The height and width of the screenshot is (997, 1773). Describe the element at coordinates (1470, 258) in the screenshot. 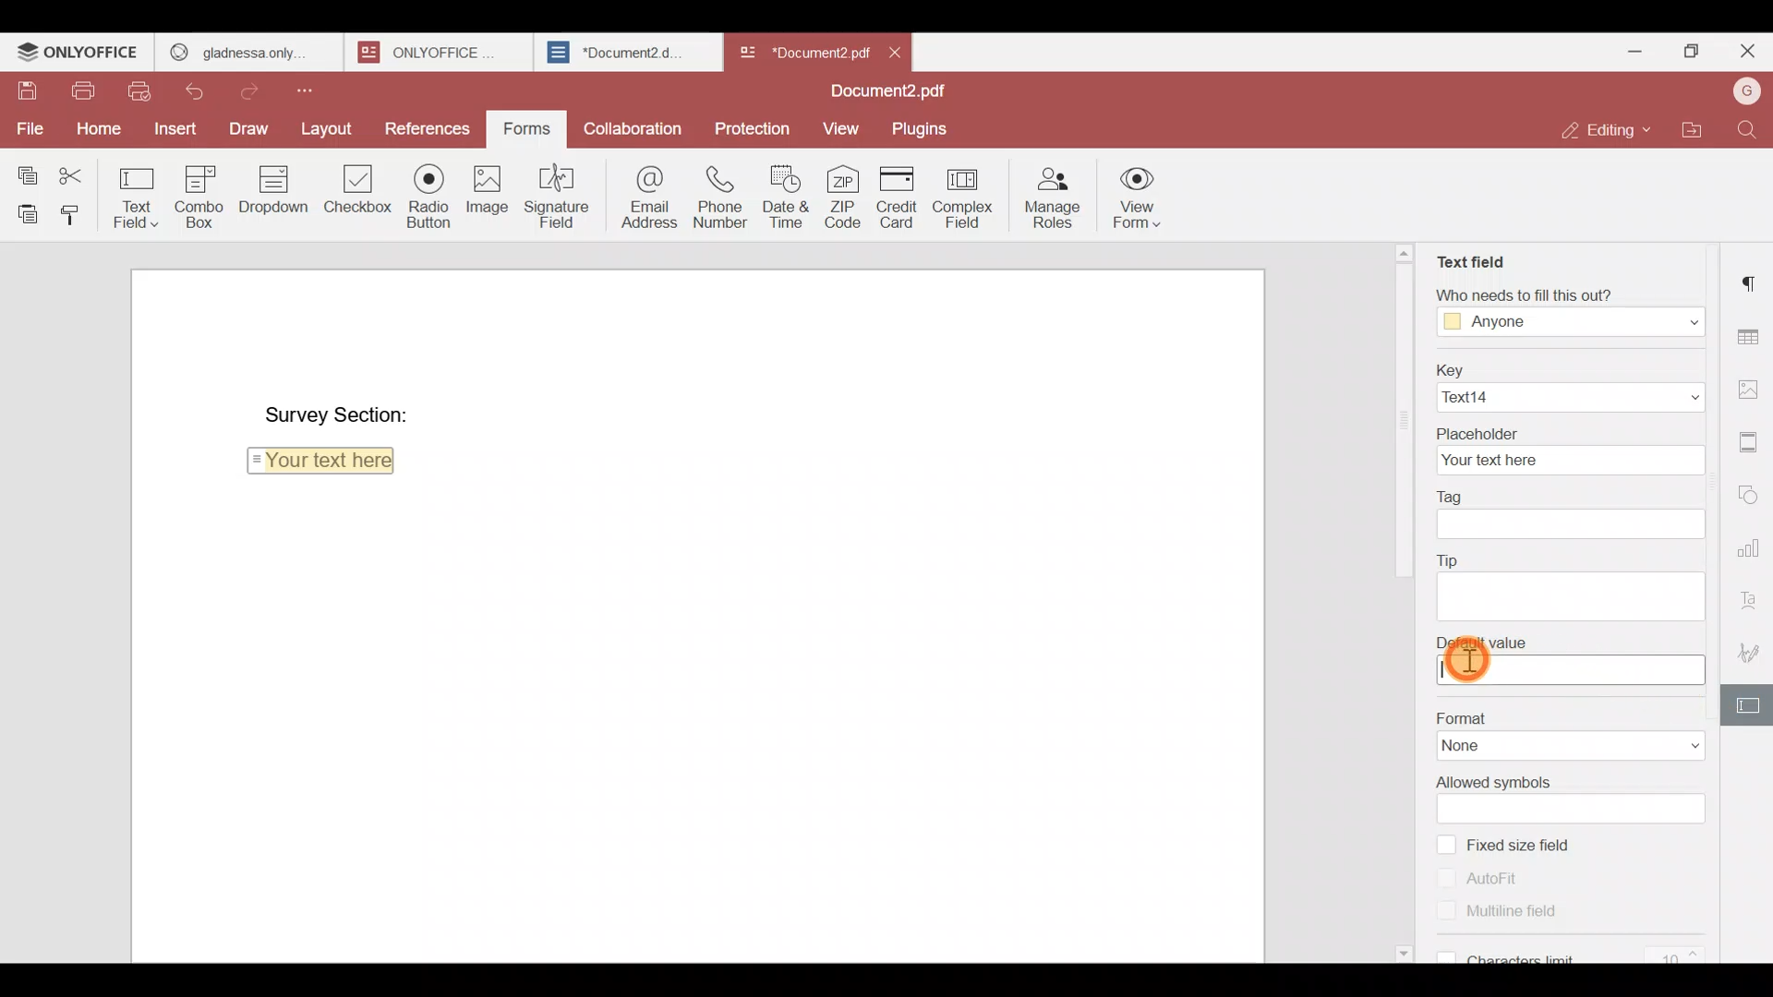

I see `Text field` at that location.